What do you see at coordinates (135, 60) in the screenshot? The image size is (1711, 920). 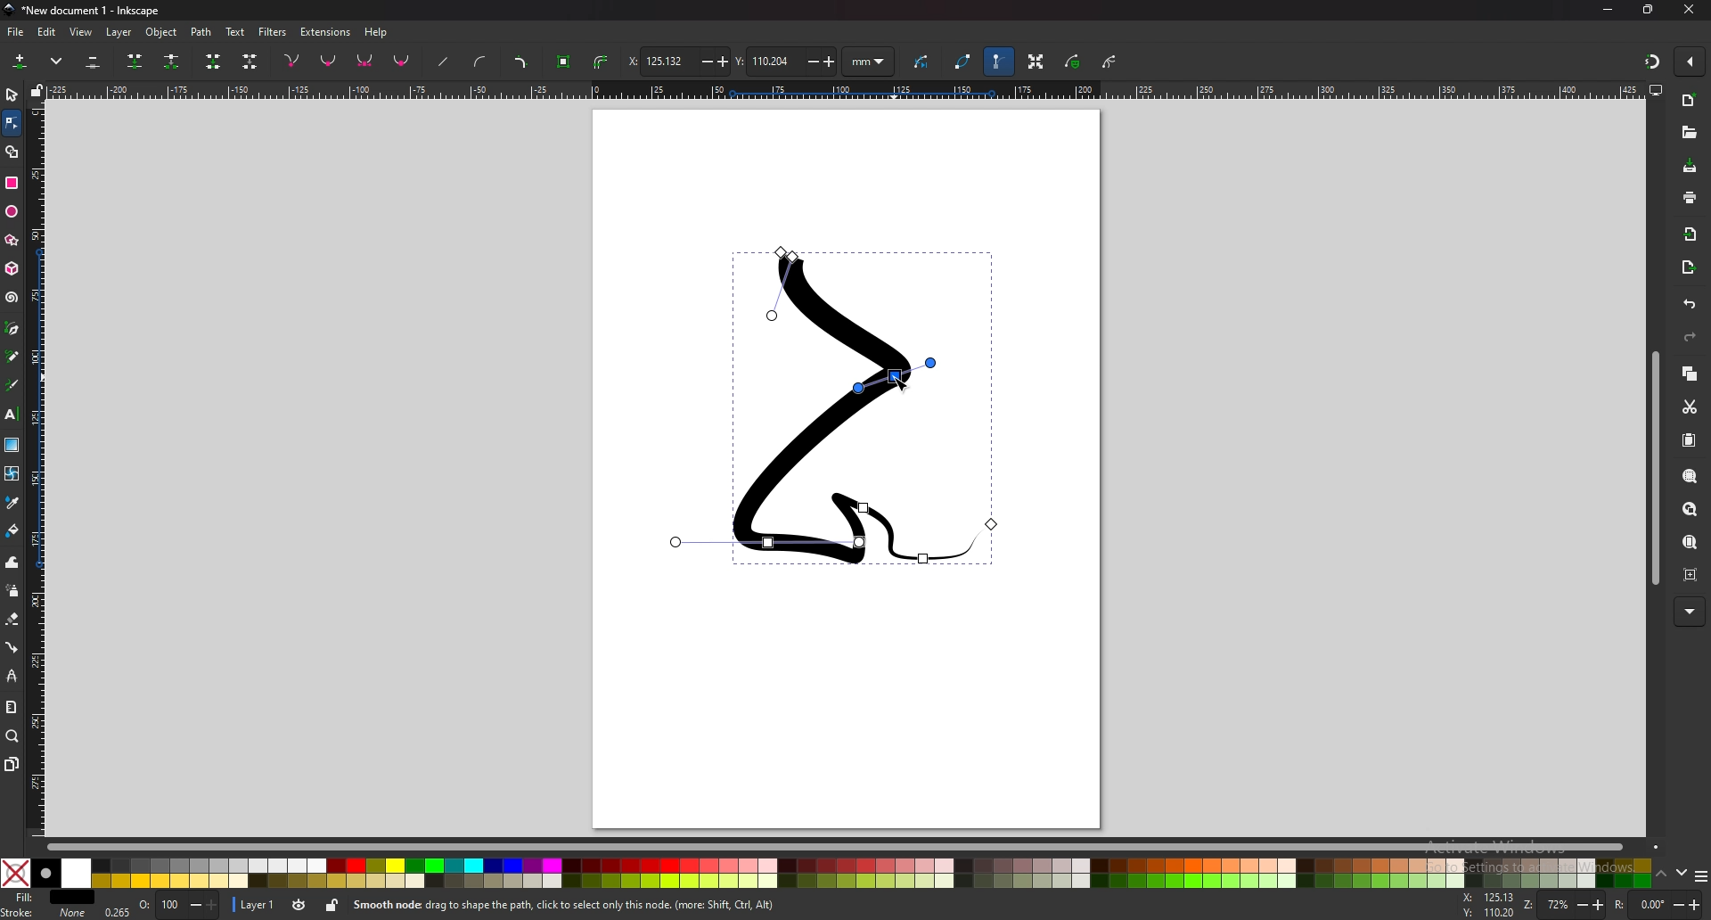 I see `join selected nodes` at bounding box center [135, 60].